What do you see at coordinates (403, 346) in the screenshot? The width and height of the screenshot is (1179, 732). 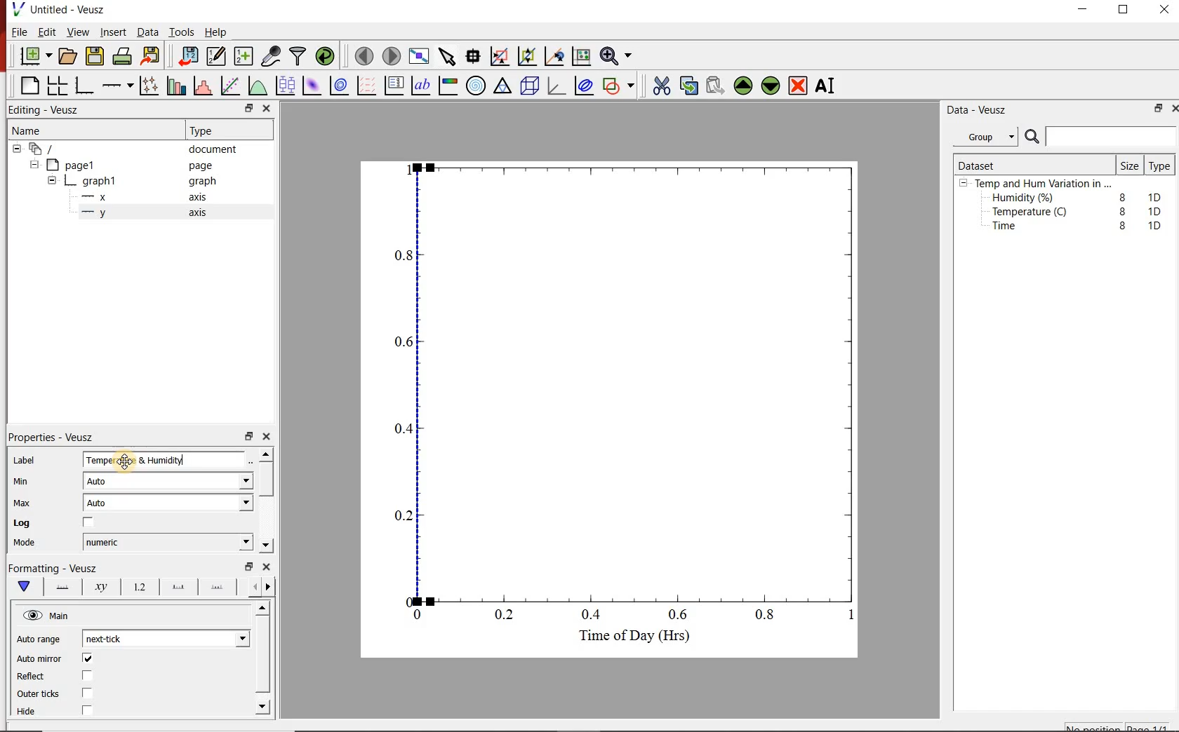 I see `0.6` at bounding box center [403, 346].